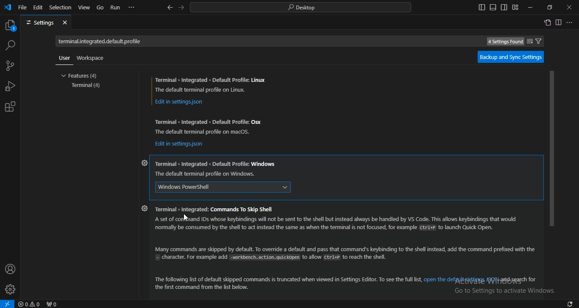  What do you see at coordinates (10, 290) in the screenshot?
I see `profile` at bounding box center [10, 290].